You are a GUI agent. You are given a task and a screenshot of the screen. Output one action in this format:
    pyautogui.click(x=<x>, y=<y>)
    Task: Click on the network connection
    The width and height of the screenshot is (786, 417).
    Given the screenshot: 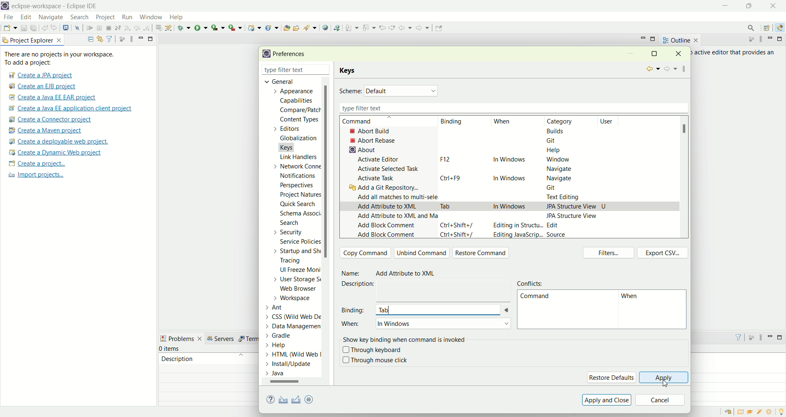 What is the action you would take?
    pyautogui.click(x=295, y=166)
    